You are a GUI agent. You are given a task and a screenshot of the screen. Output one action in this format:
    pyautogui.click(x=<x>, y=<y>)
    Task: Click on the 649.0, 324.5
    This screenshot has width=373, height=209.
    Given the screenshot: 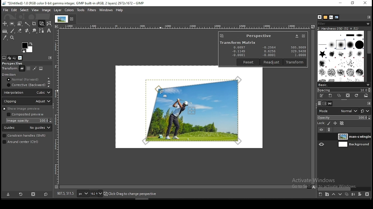 What is the action you would take?
    pyautogui.click(x=65, y=194)
    